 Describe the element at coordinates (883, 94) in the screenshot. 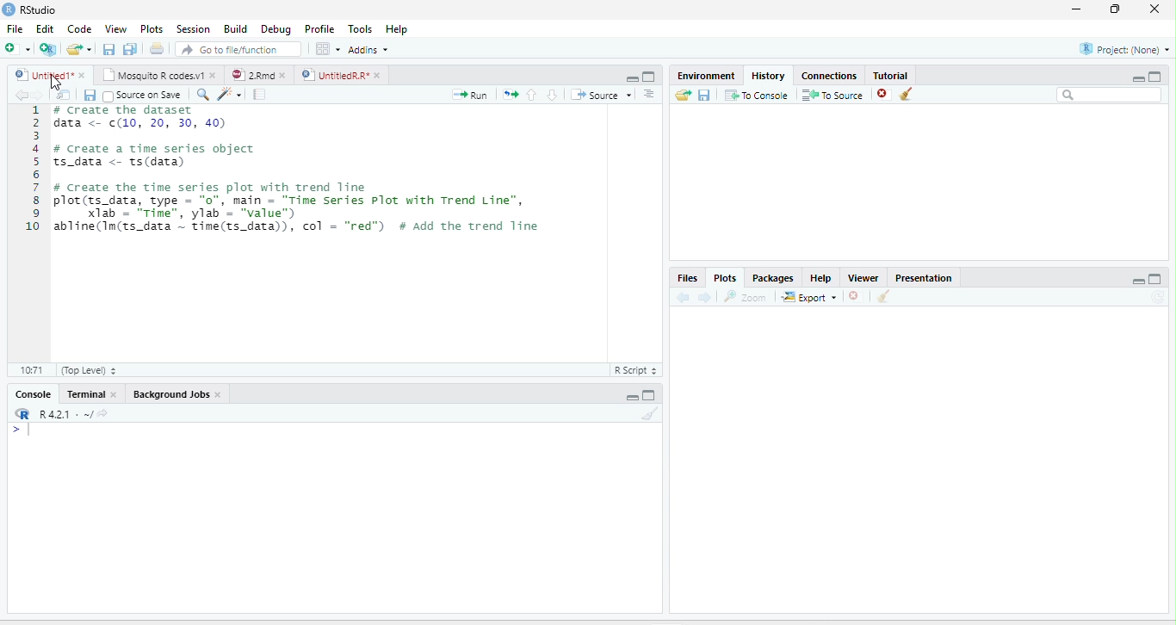

I see `Remove the selected history entries` at that location.